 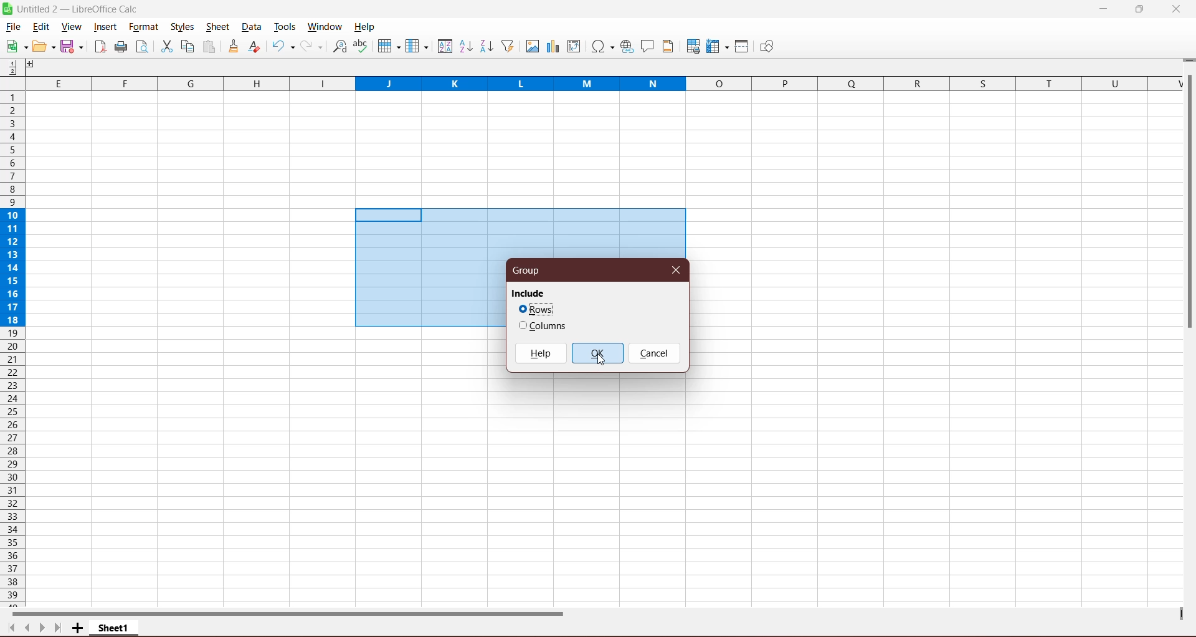 I want to click on Group, so click(x=529, y=270).